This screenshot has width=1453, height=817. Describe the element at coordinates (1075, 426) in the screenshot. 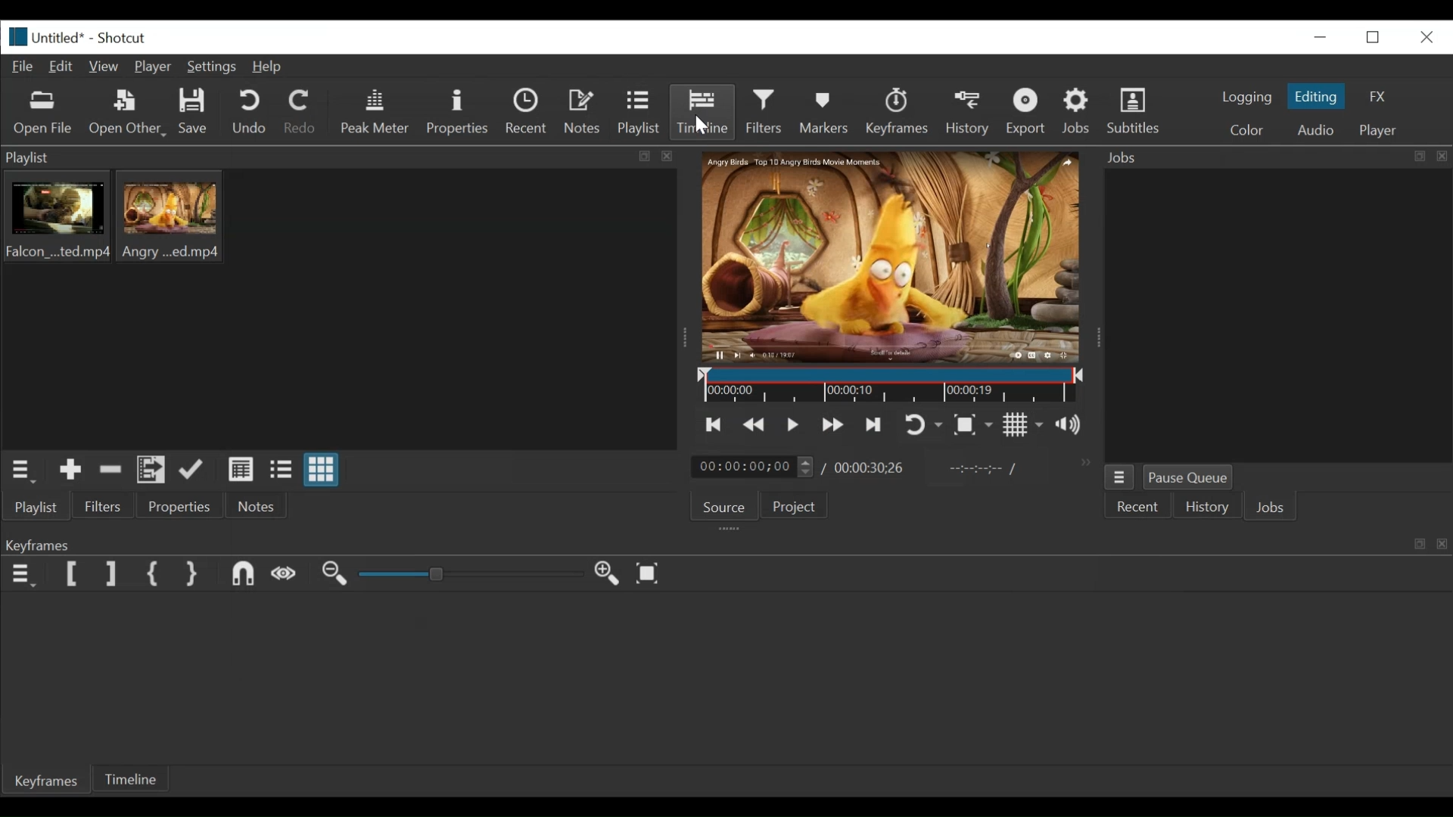

I see `show volume control` at that location.